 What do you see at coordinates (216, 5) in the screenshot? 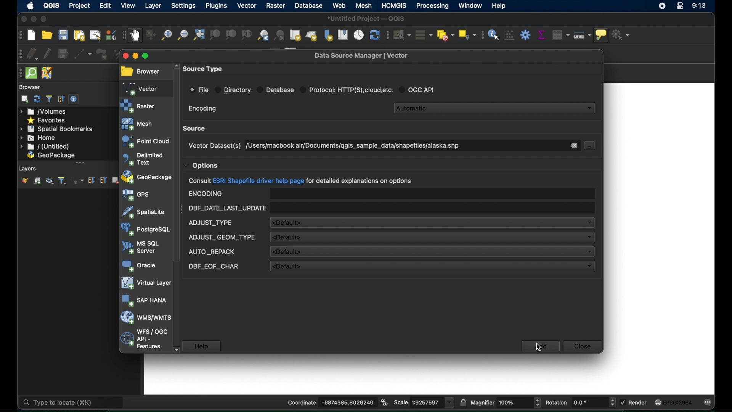
I see `plugins` at bounding box center [216, 5].